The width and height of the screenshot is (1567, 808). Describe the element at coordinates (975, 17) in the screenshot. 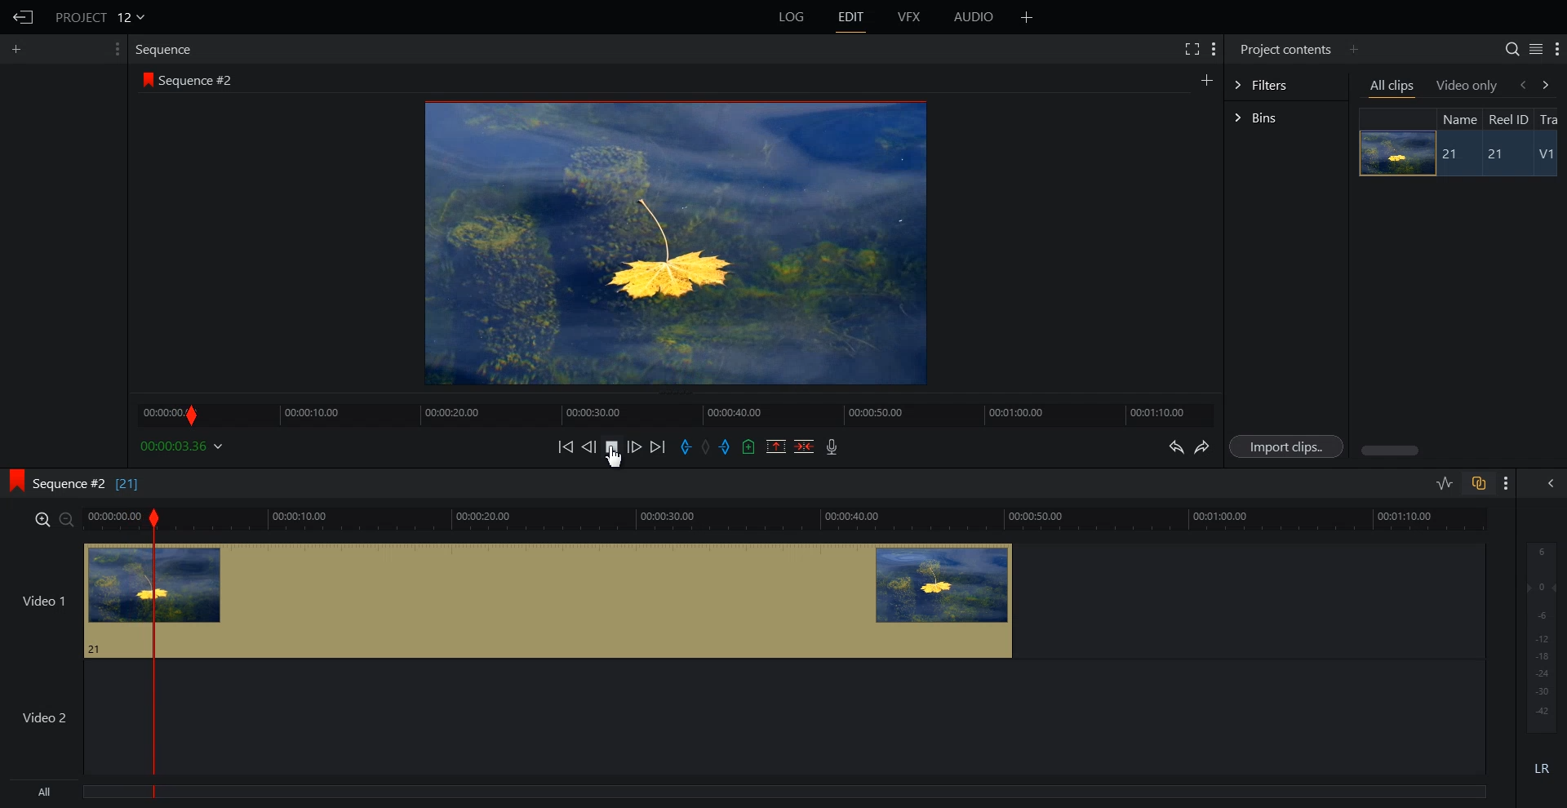

I see `AUDIO` at that location.